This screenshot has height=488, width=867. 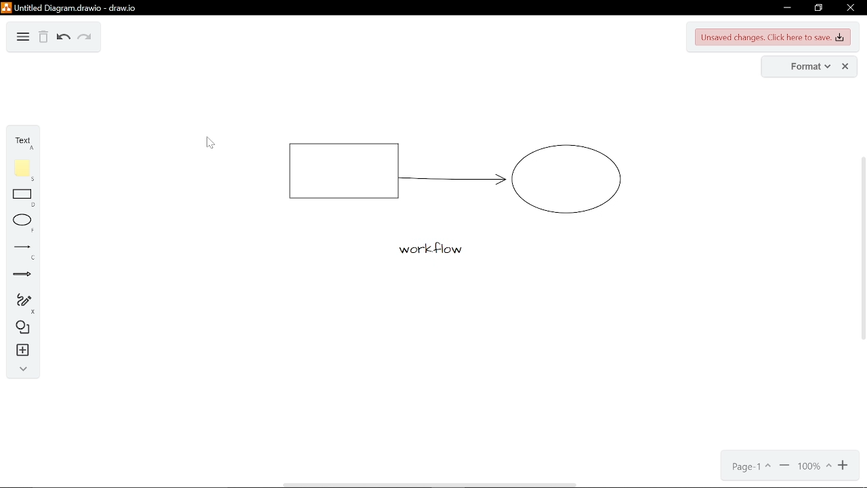 I want to click on collapse, so click(x=23, y=370).